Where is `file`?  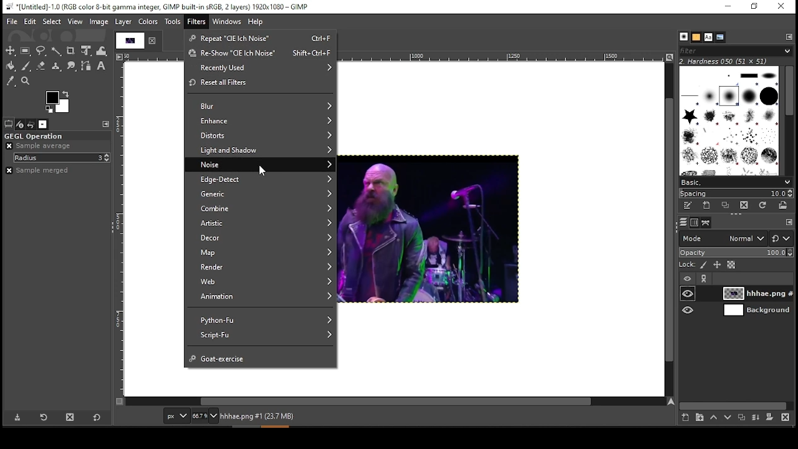 file is located at coordinates (11, 21).